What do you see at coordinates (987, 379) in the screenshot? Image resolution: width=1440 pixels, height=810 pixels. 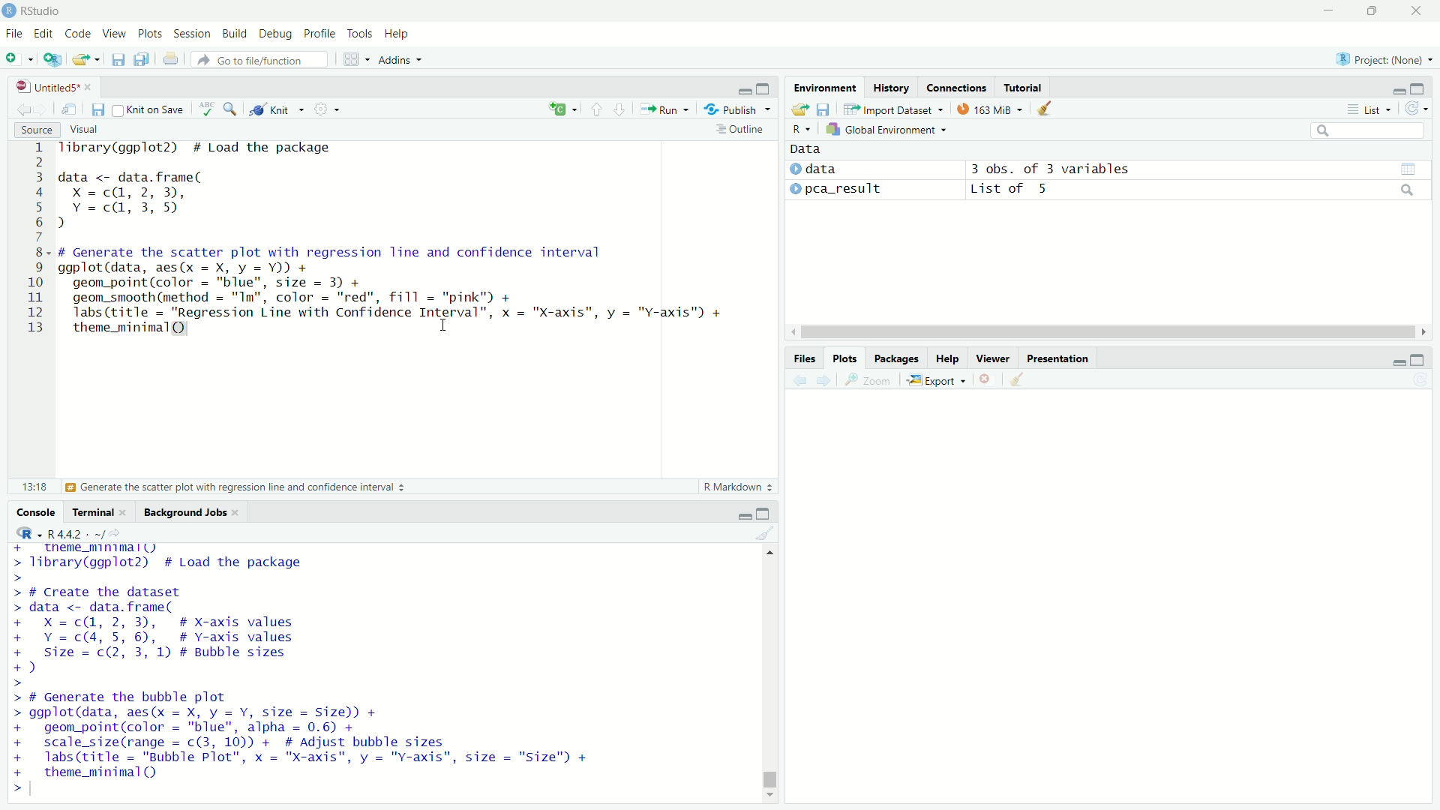 I see `Remove current plot` at bounding box center [987, 379].